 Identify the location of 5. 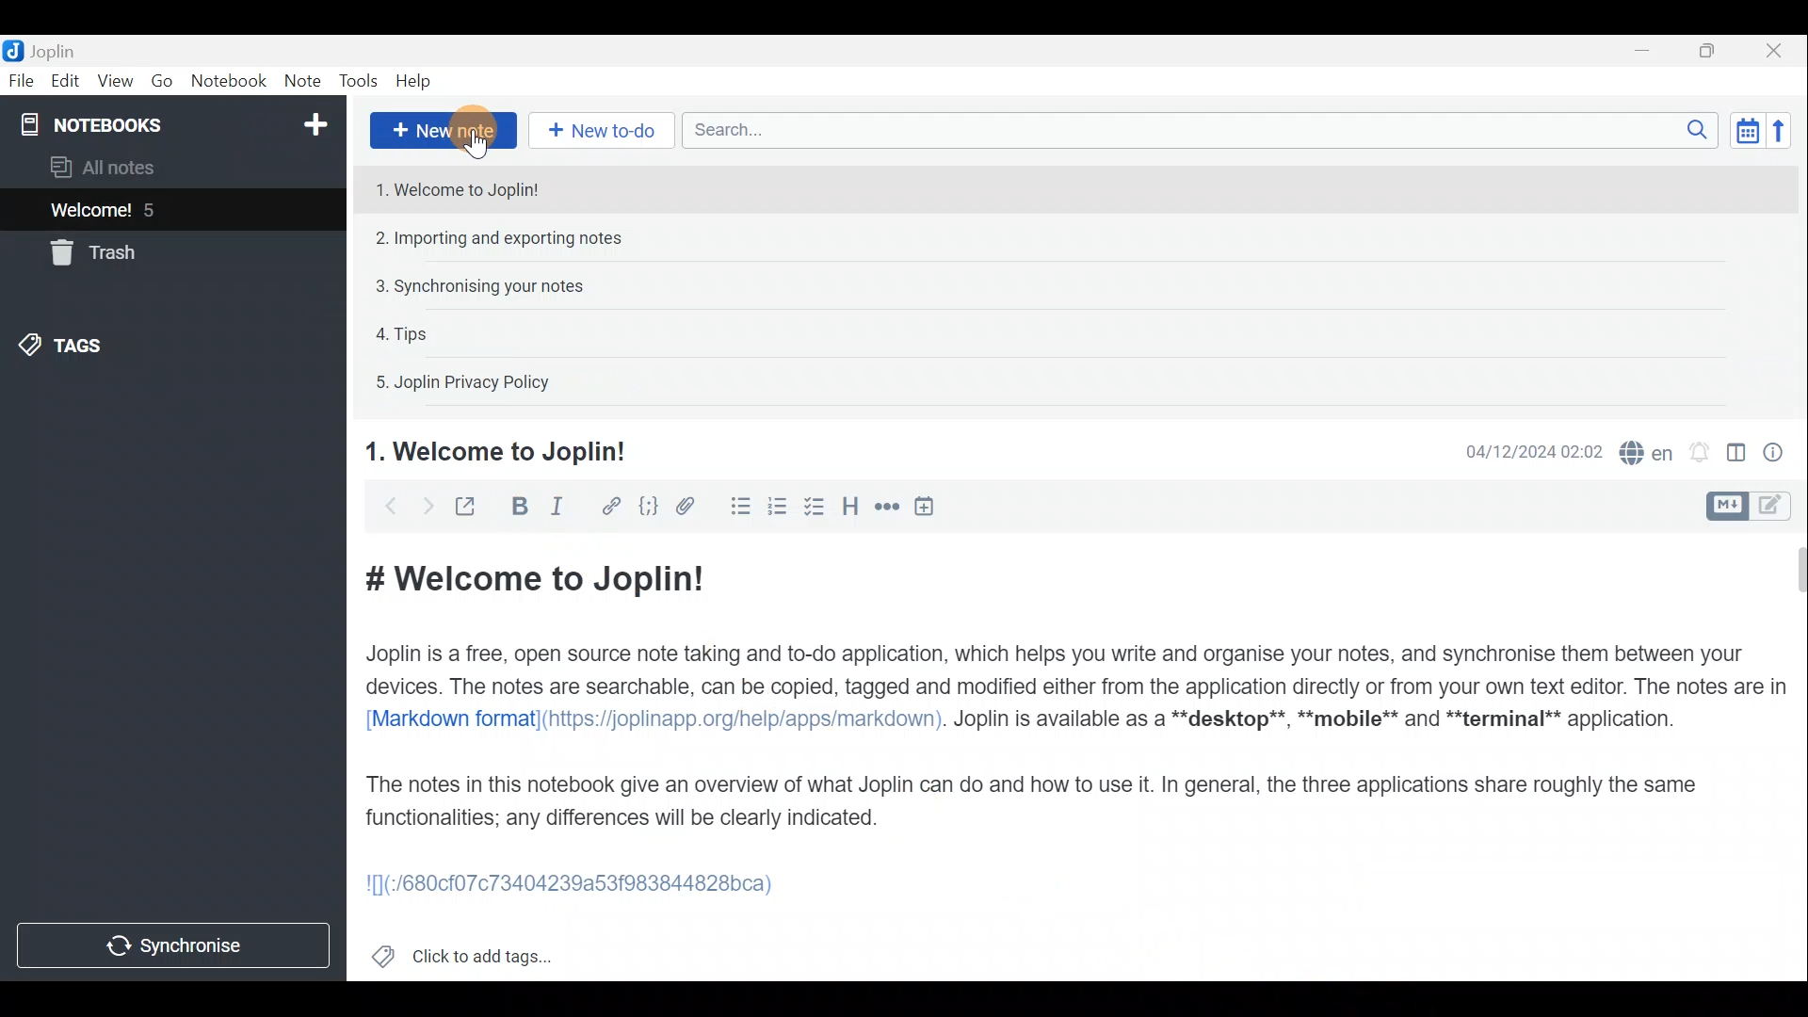
(154, 210).